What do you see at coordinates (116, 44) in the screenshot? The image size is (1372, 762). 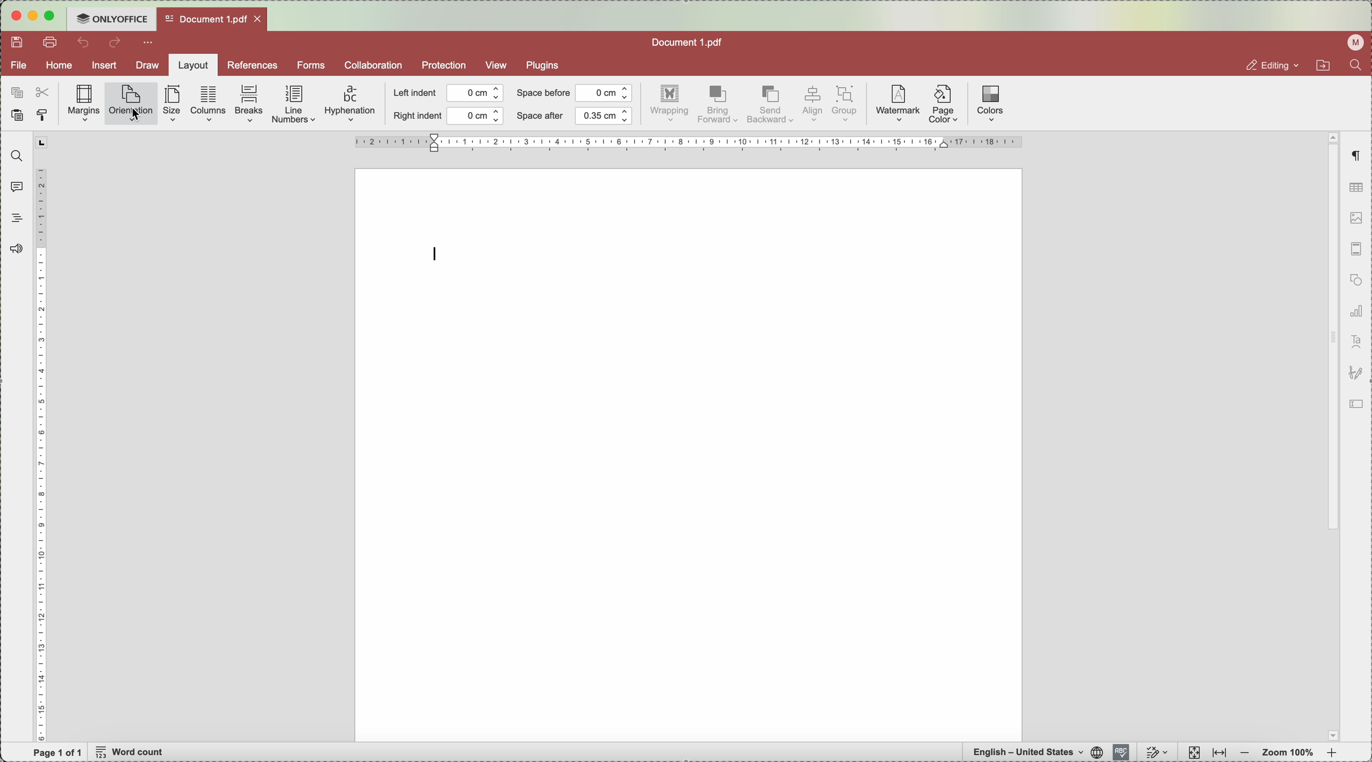 I see `redo` at bounding box center [116, 44].